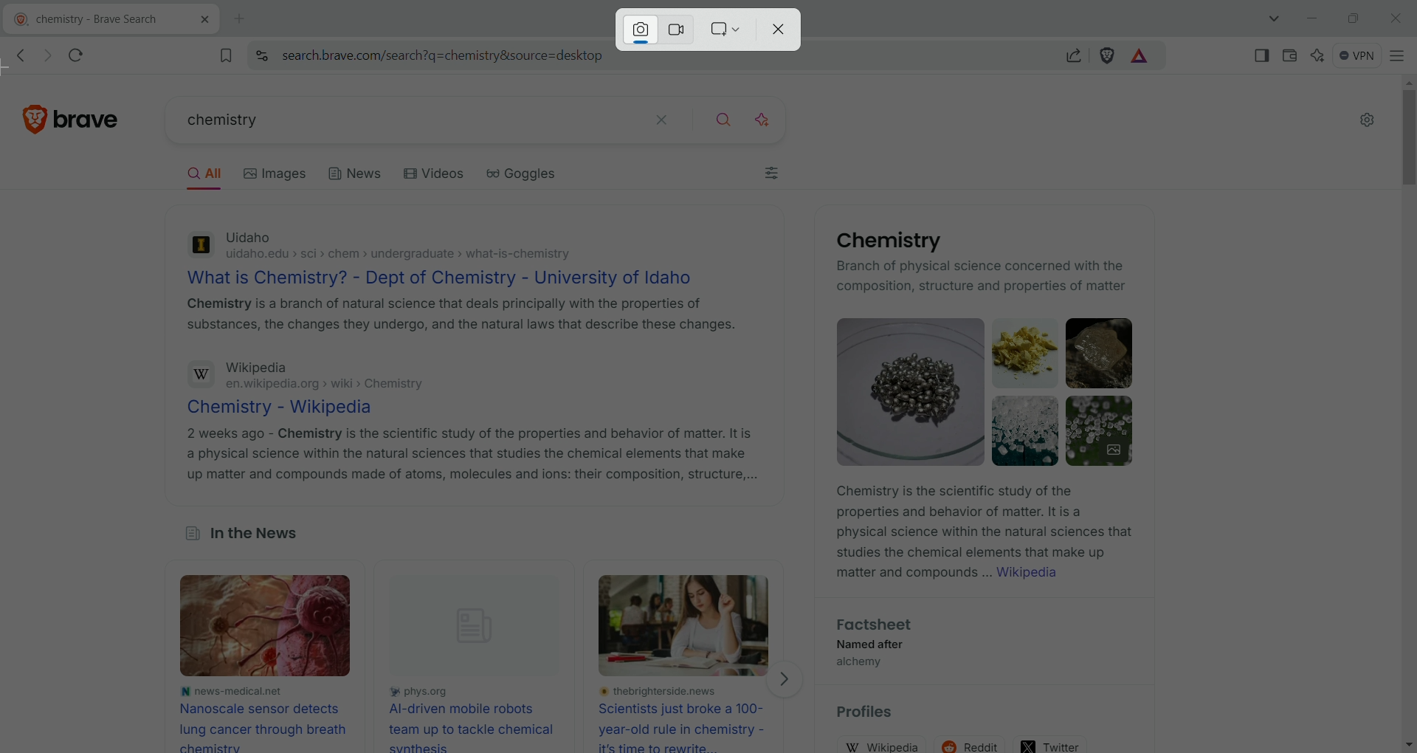 This screenshot has height=753, width=1417. Describe the element at coordinates (92, 114) in the screenshot. I see `brave` at that location.